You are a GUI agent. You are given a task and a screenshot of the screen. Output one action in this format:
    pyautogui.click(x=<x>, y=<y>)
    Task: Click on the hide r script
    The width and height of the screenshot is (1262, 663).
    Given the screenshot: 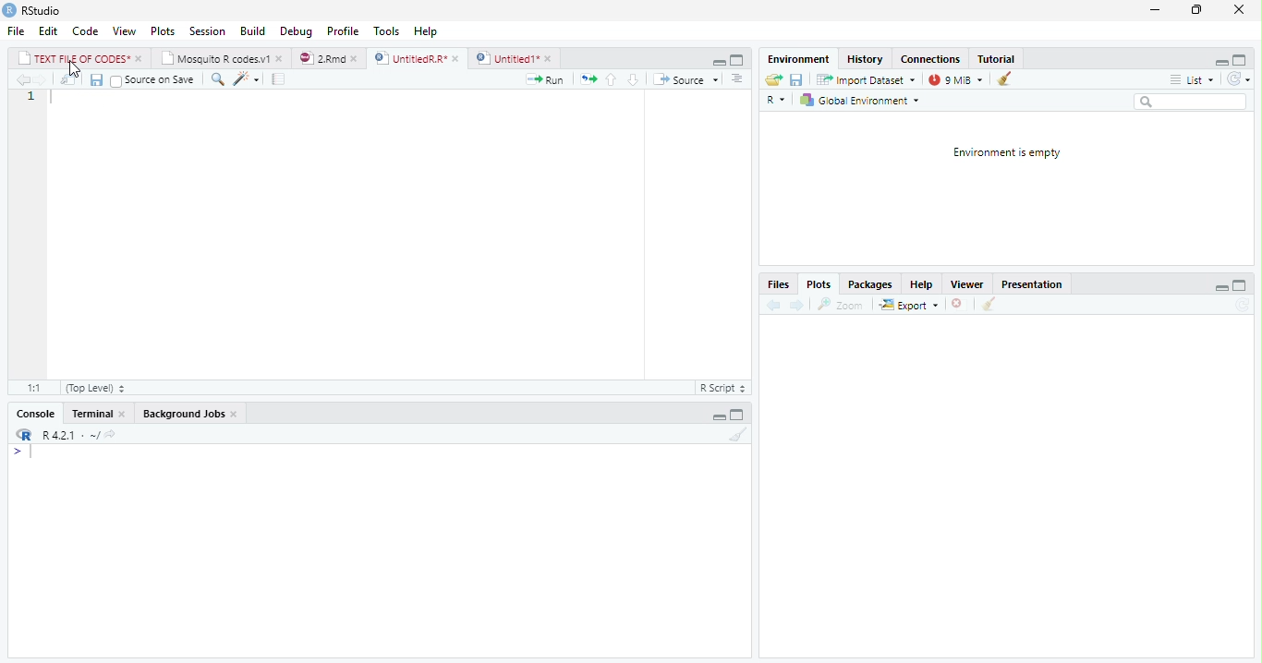 What is the action you would take?
    pyautogui.click(x=716, y=62)
    